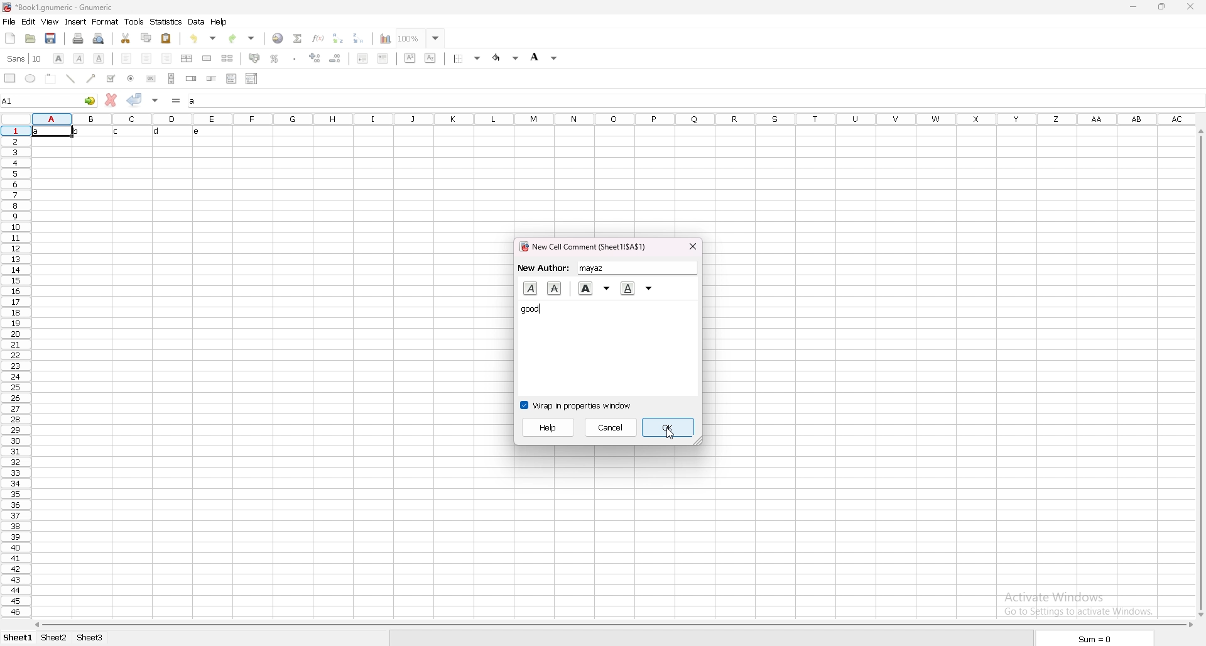 The image size is (1206, 646). I want to click on help, so click(550, 427).